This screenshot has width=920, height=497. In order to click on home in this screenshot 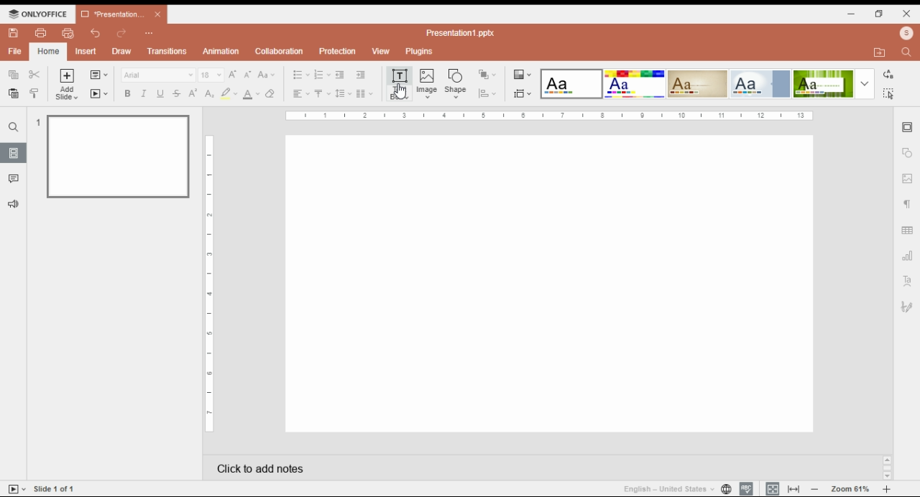, I will do `click(47, 51)`.